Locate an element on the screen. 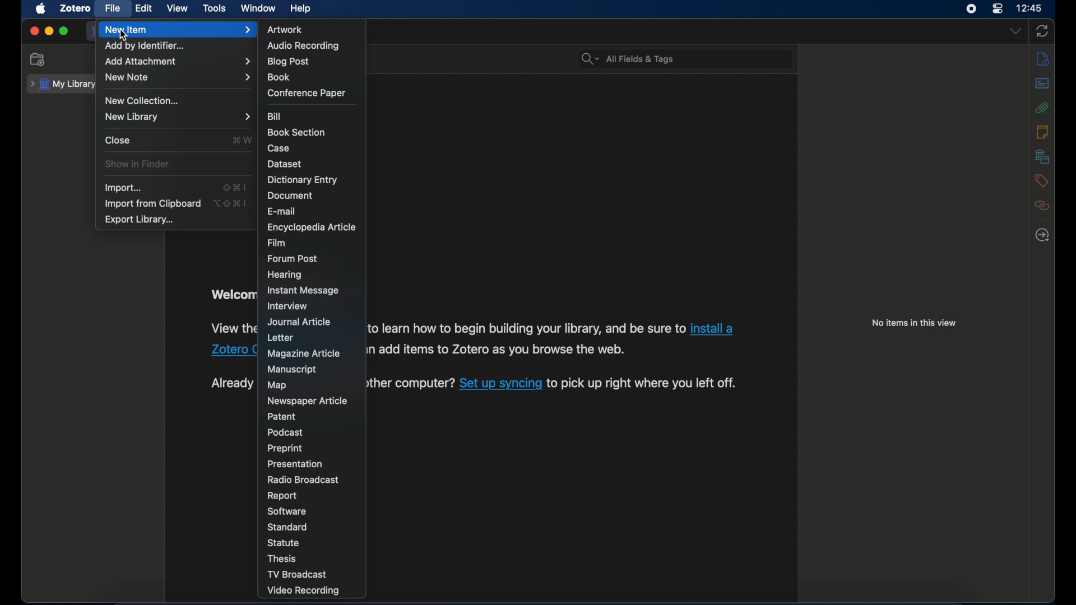 The image size is (1076, 605). shortcut is located at coordinates (234, 188).